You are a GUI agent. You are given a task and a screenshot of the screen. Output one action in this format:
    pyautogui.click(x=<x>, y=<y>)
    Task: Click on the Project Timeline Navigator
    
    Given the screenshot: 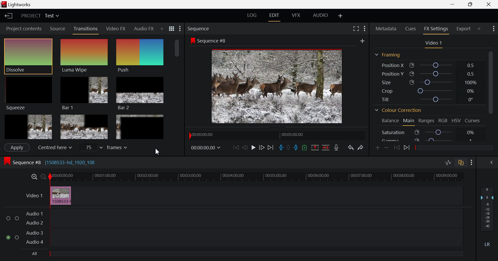 What is the action you would take?
    pyautogui.click(x=275, y=136)
    